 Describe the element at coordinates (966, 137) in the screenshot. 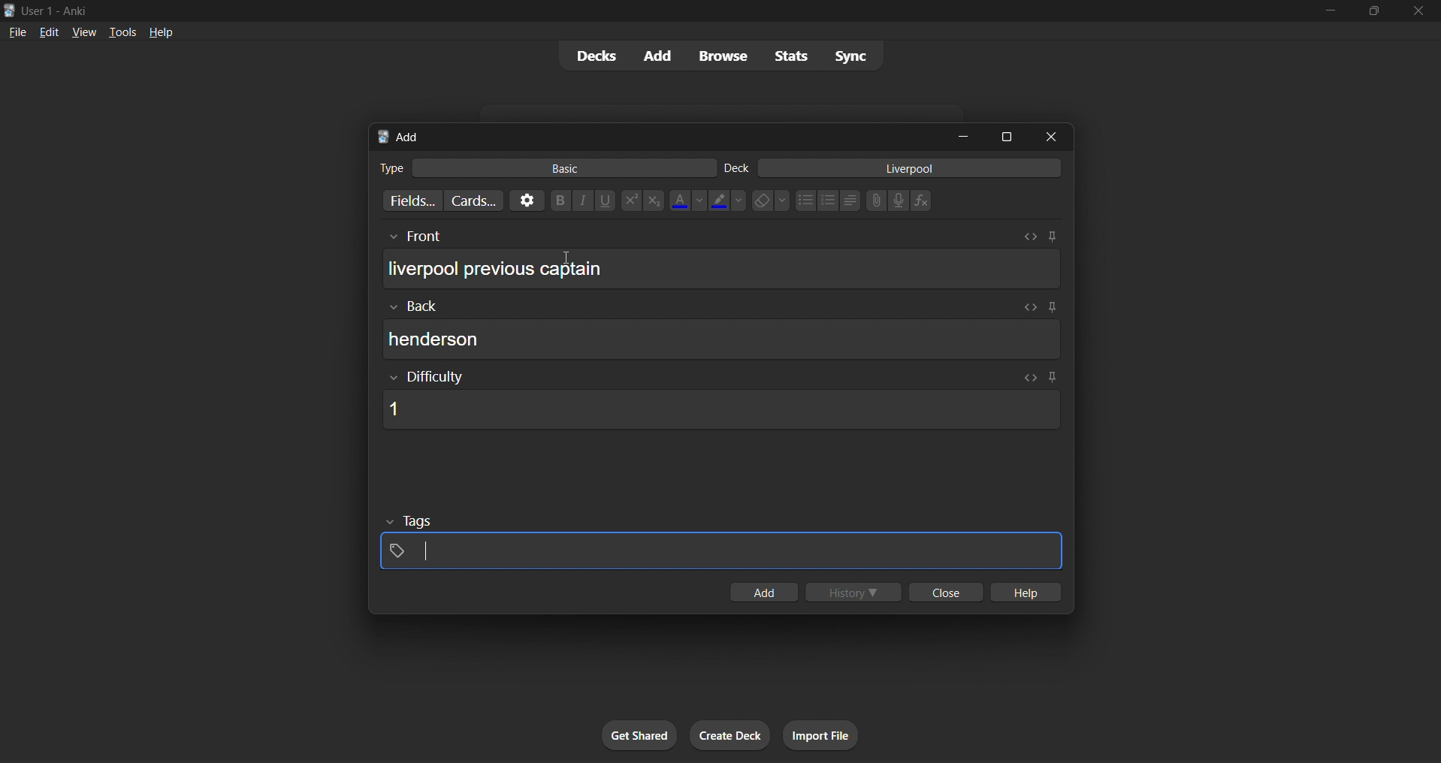

I see `minimize` at that location.